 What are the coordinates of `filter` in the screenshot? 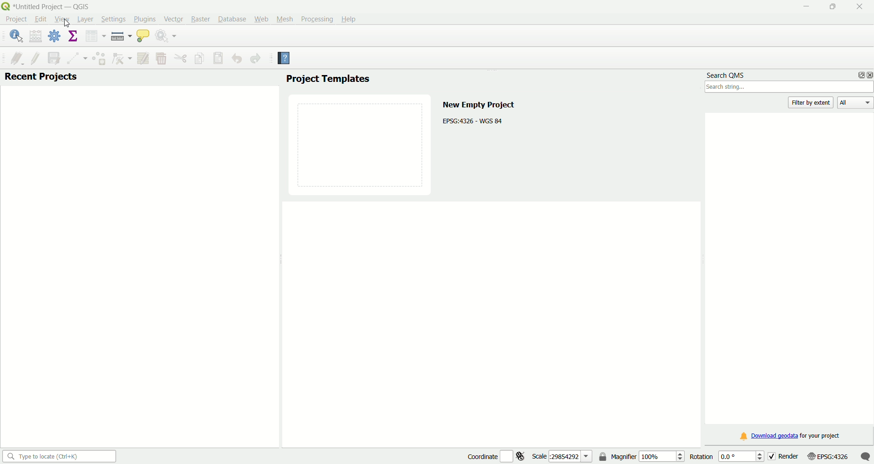 It's located at (812, 102).